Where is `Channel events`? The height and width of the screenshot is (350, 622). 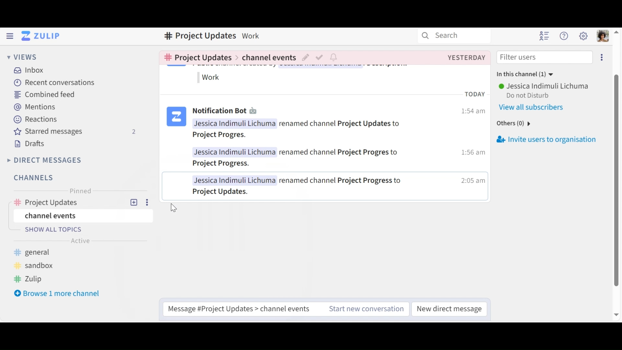 Channel events is located at coordinates (268, 59).